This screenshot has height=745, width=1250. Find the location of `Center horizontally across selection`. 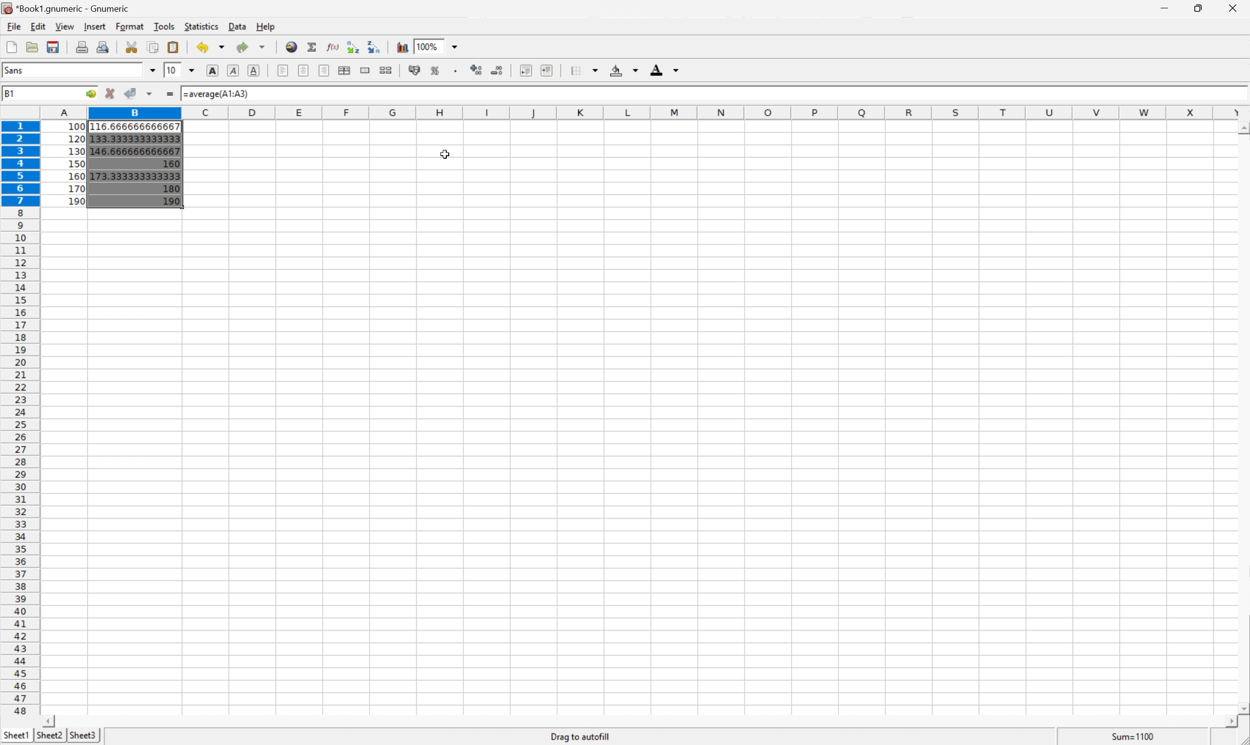

Center horizontally across selection is located at coordinates (344, 70).